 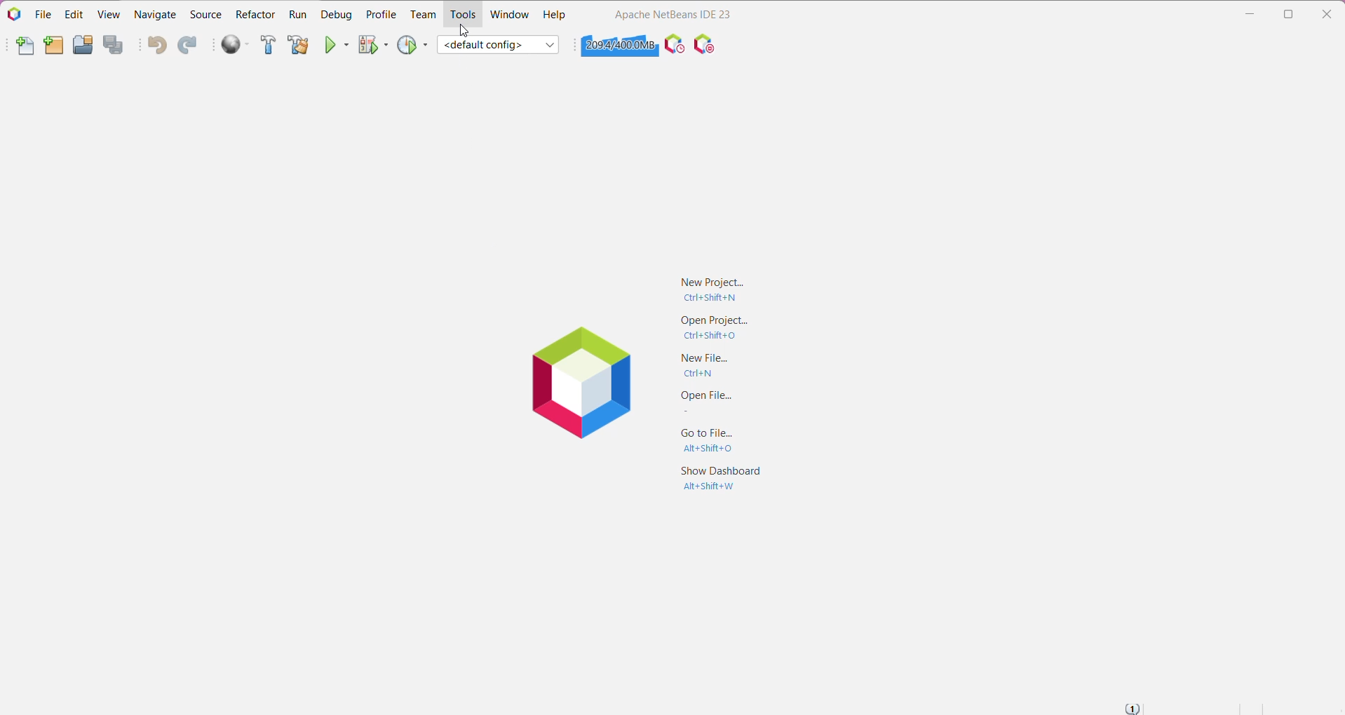 What do you see at coordinates (72, 14) in the screenshot?
I see `Edit` at bounding box center [72, 14].